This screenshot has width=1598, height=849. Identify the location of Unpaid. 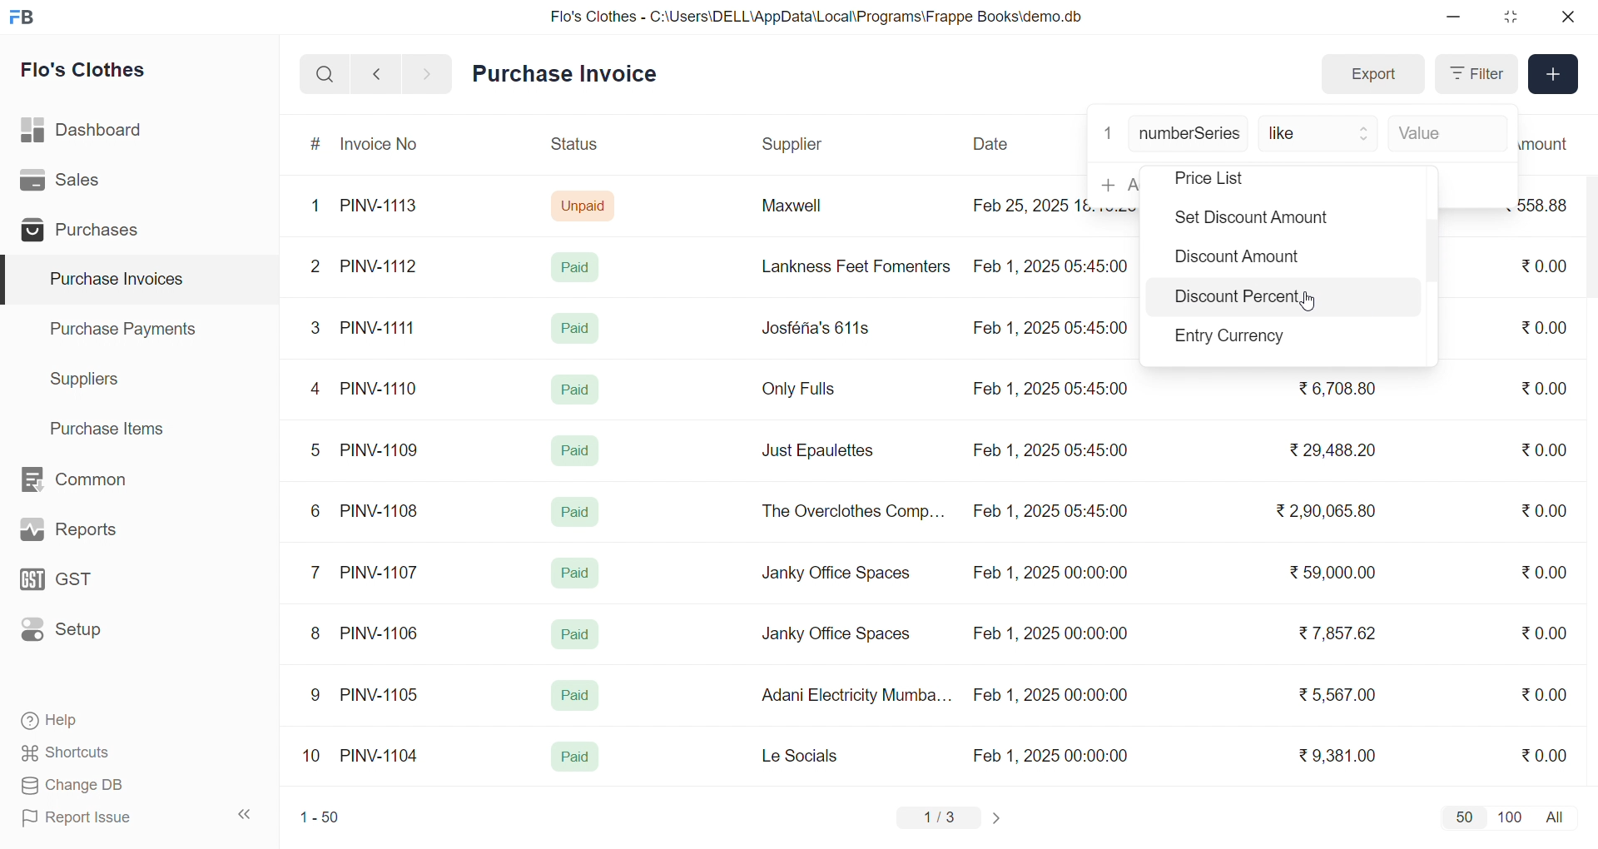
(585, 205).